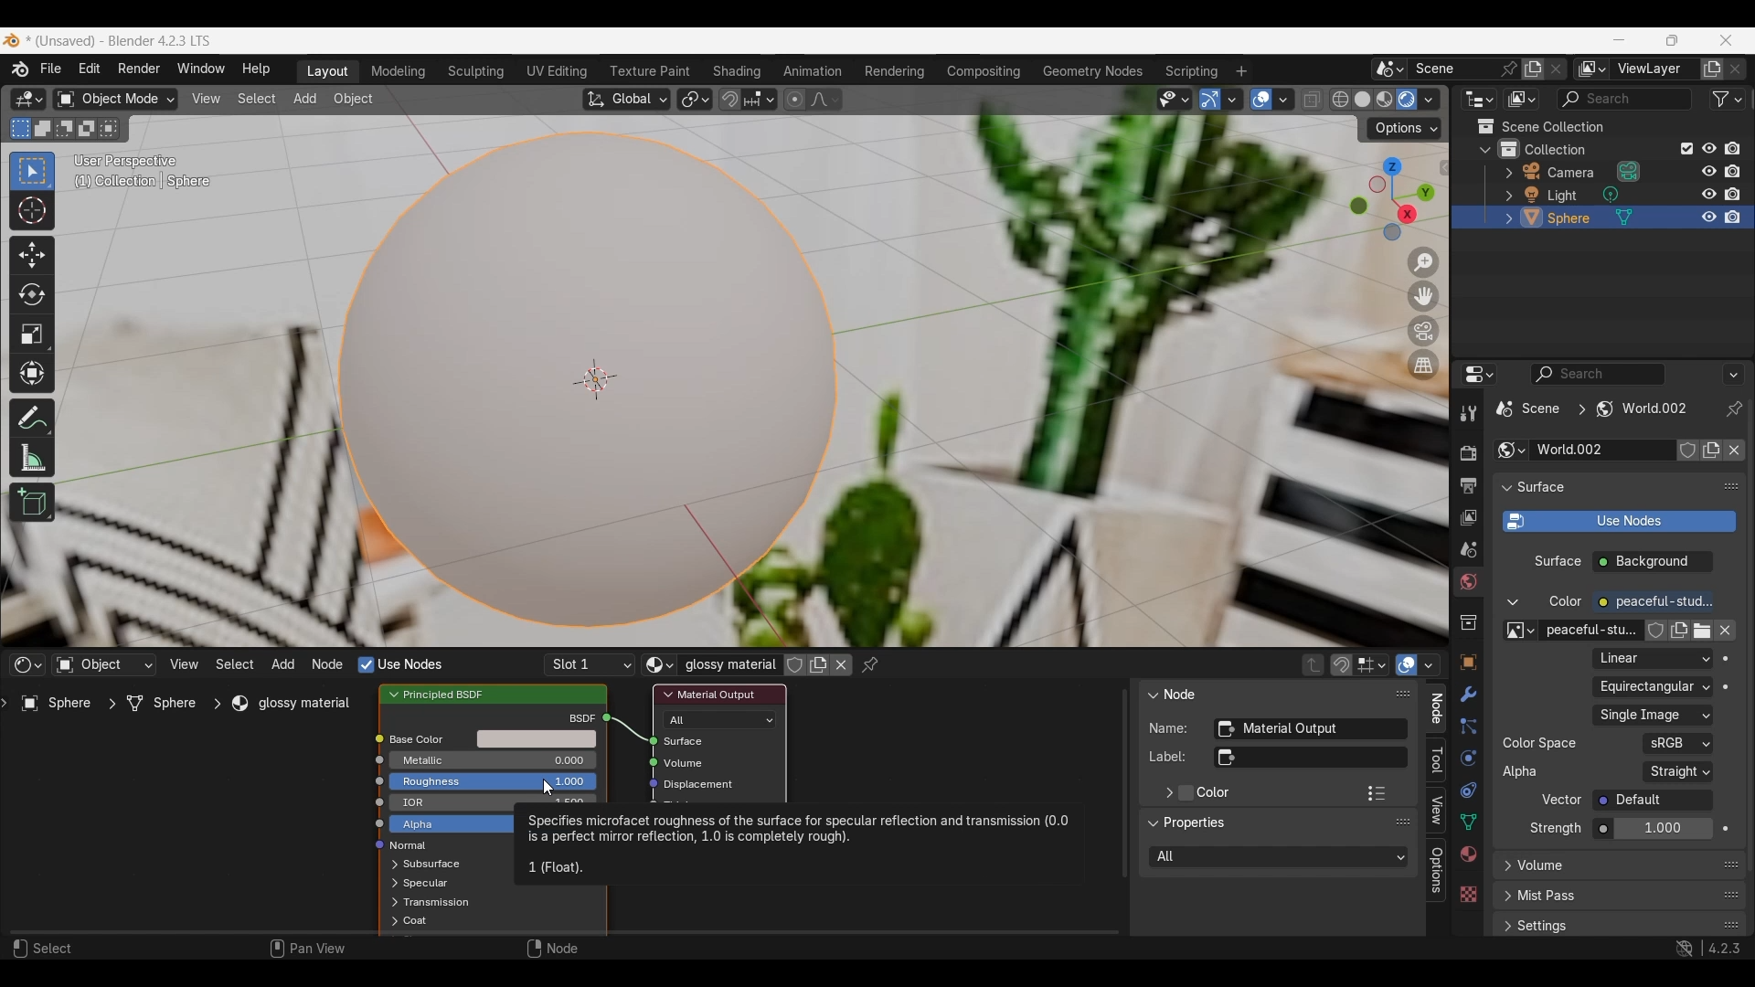  What do you see at coordinates (1407, 99) in the screenshot?
I see `Viewport shading: rendered` at bounding box center [1407, 99].